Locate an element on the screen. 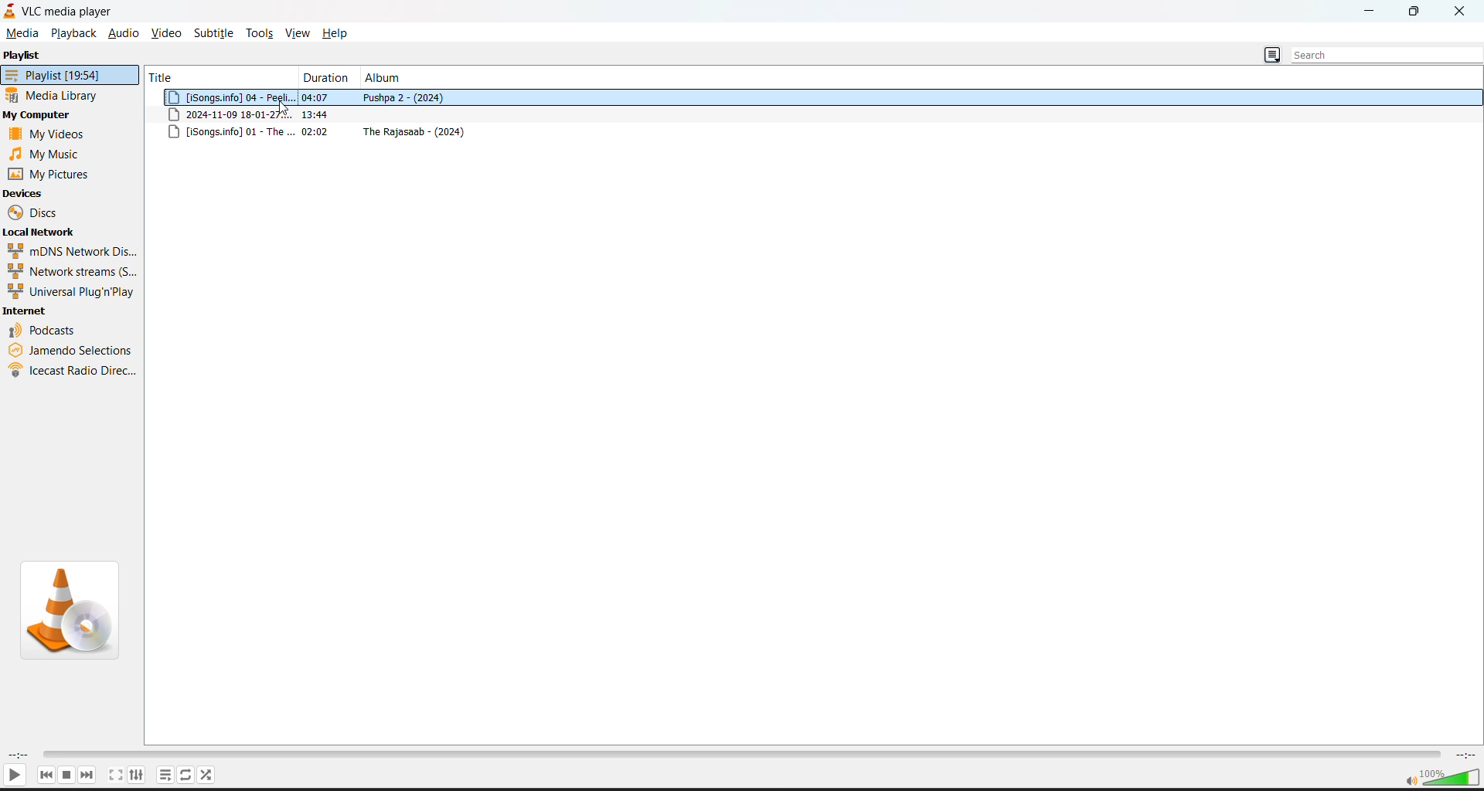  audio is located at coordinates (123, 33).